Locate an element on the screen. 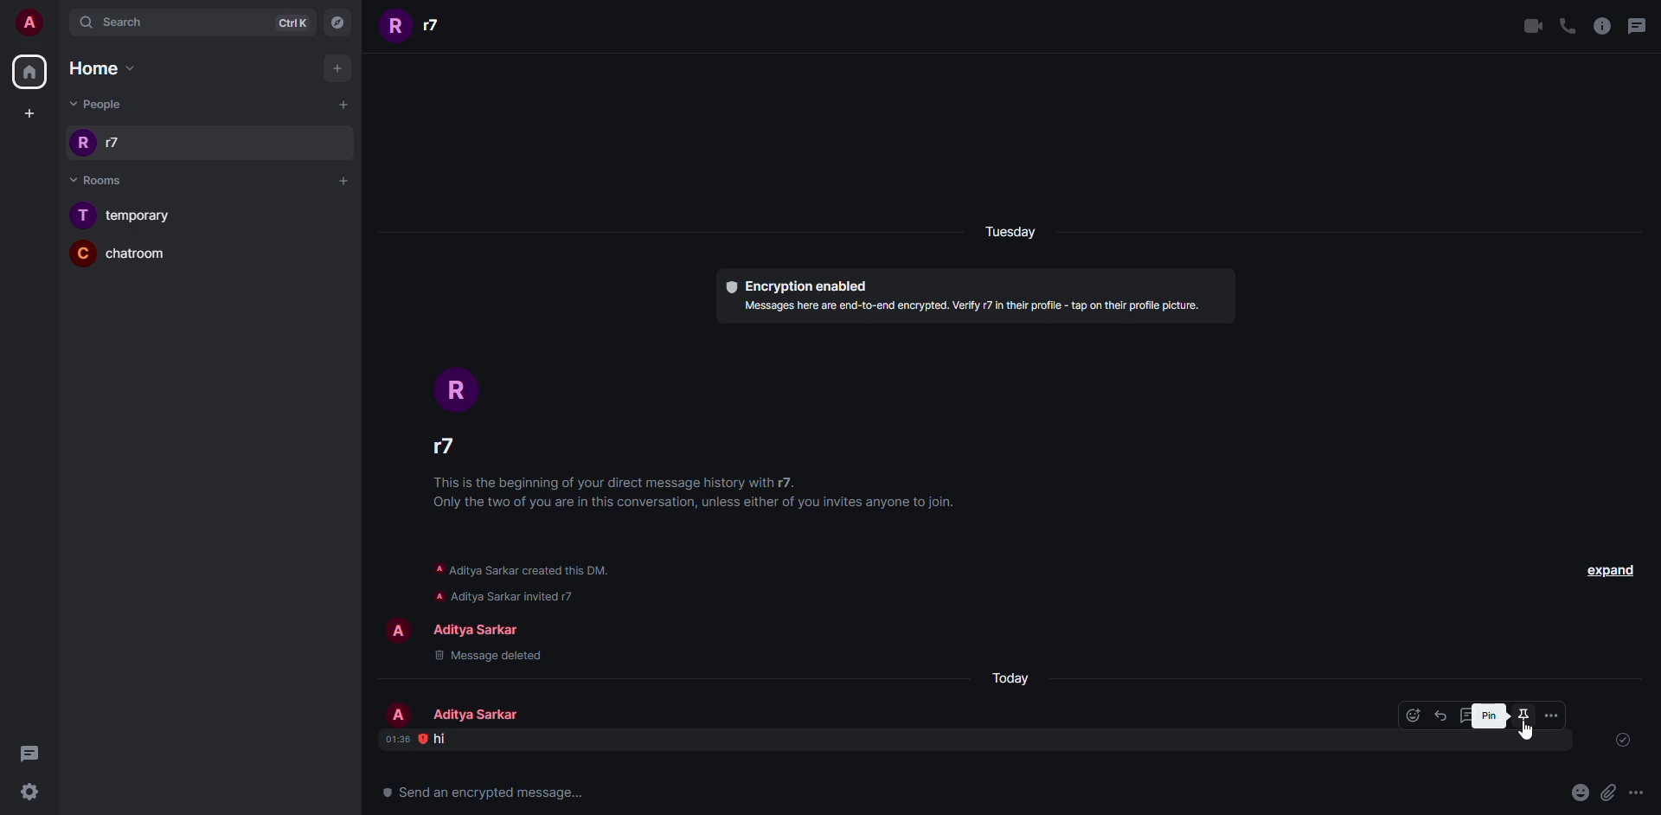 This screenshot has width=1661, height=815. people is located at coordinates (480, 713).